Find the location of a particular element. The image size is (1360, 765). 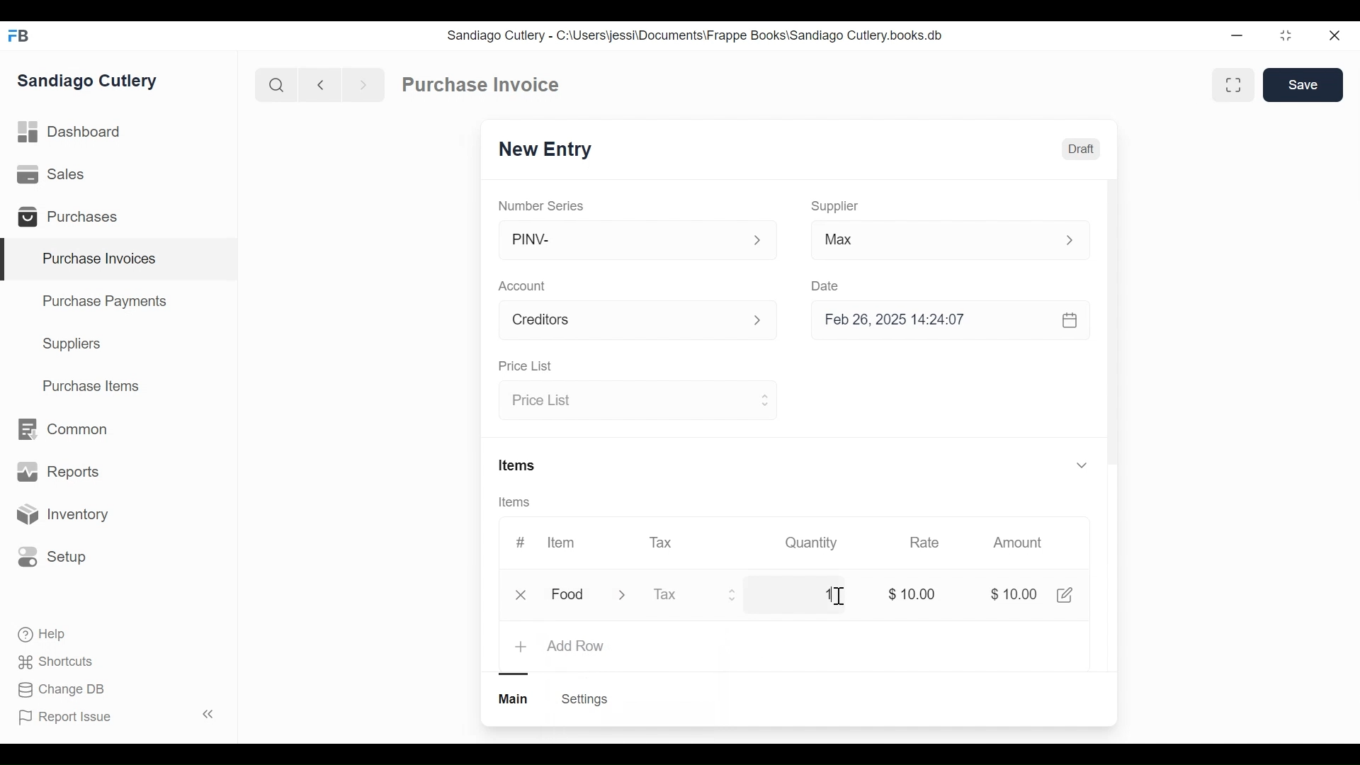

Change DB is located at coordinates (64, 690).